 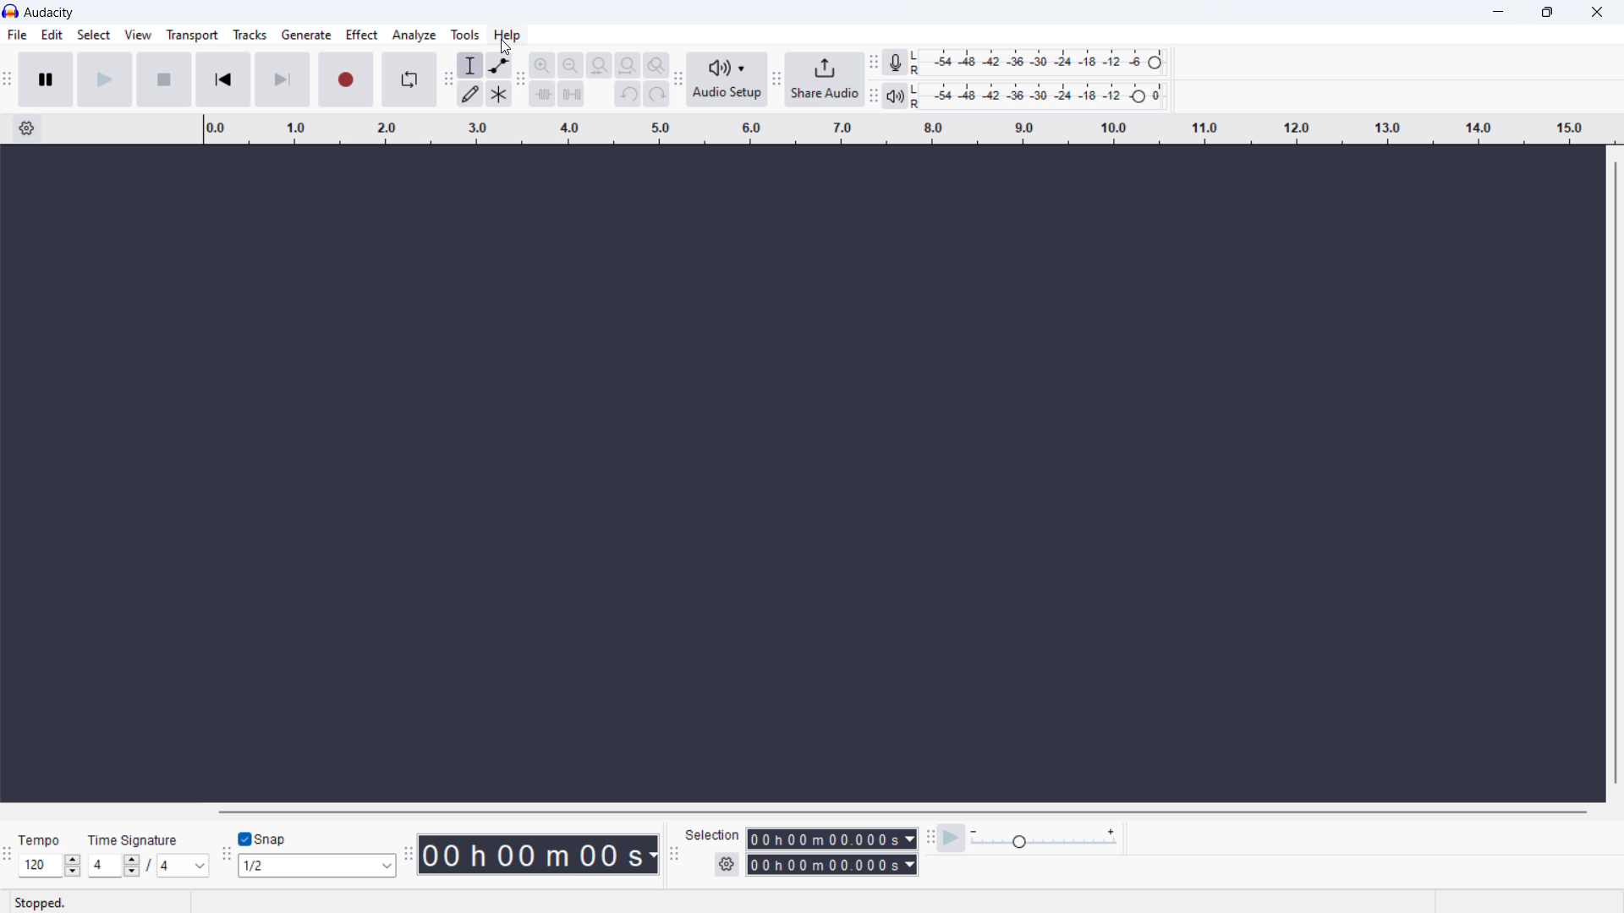 What do you see at coordinates (306, 35) in the screenshot?
I see `generate` at bounding box center [306, 35].